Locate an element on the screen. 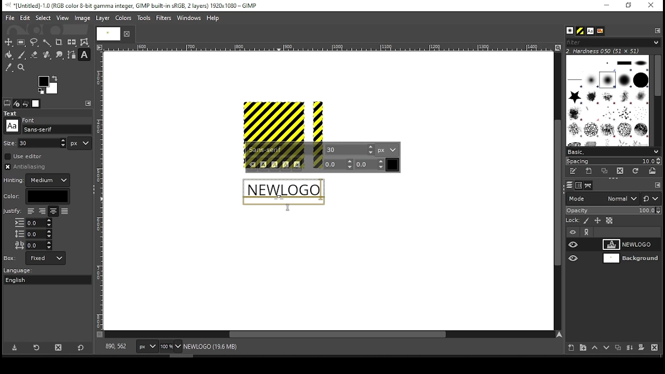  lock: is located at coordinates (573, 221).